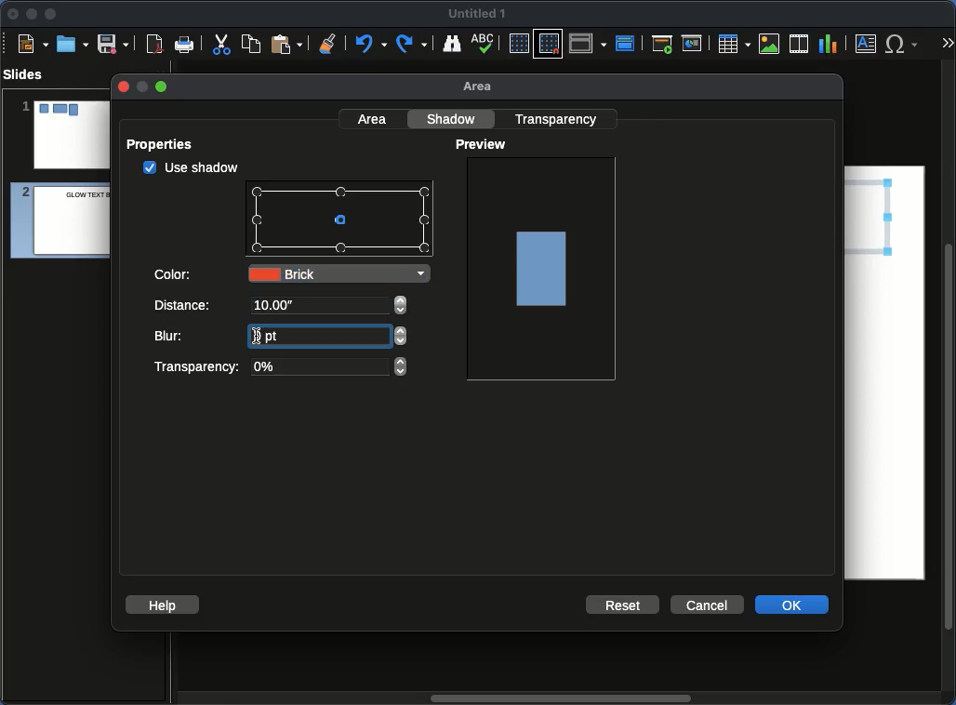 The image size is (956, 705). I want to click on Spell check, so click(485, 45).